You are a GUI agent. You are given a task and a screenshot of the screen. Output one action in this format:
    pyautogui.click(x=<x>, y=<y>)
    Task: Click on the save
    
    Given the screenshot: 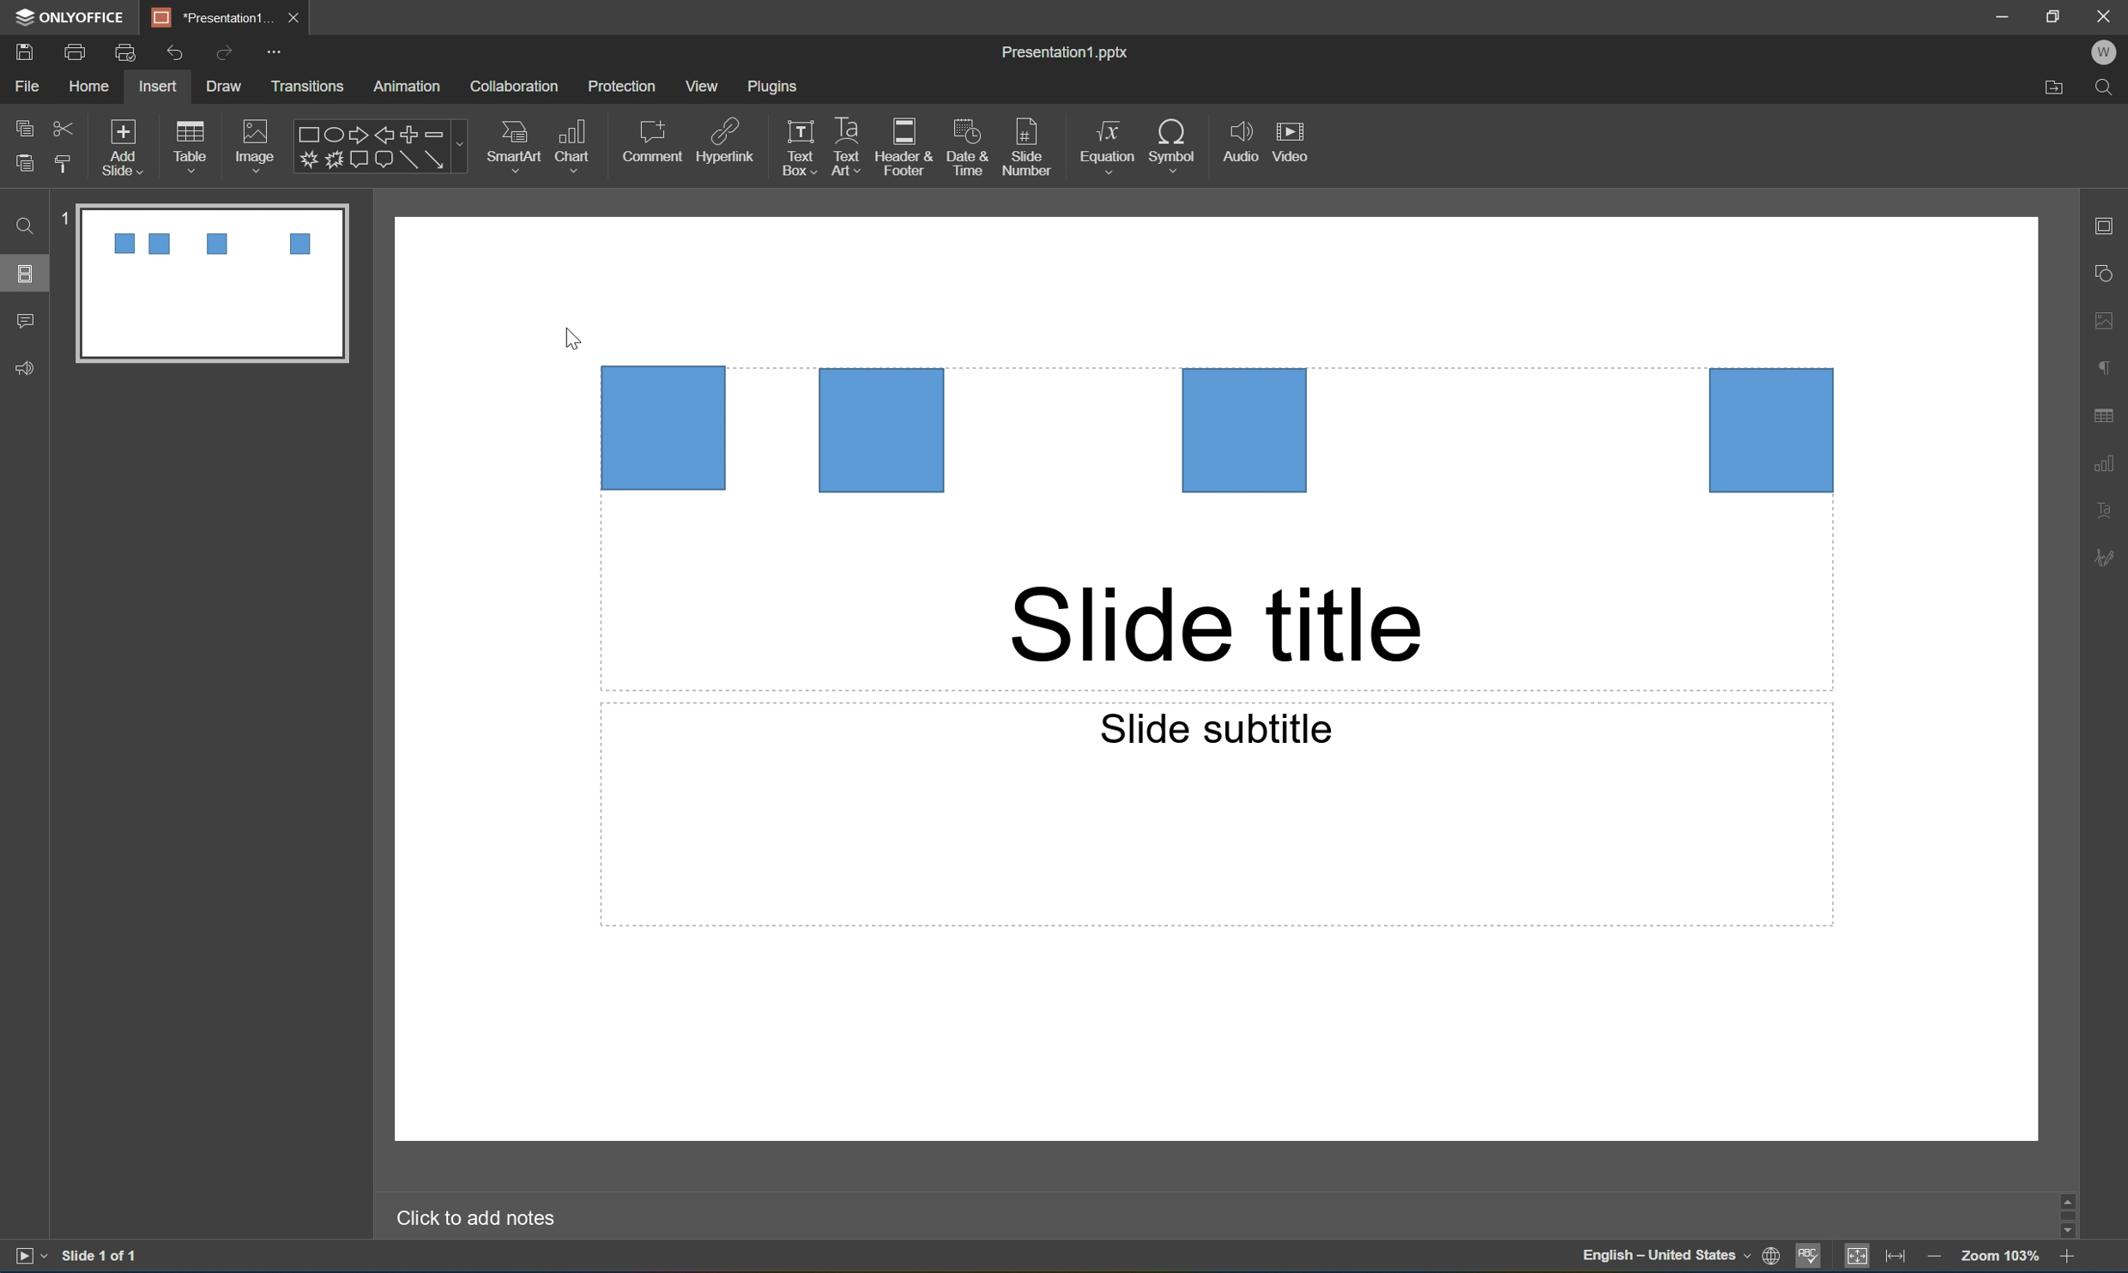 What is the action you would take?
    pyautogui.click(x=21, y=50)
    